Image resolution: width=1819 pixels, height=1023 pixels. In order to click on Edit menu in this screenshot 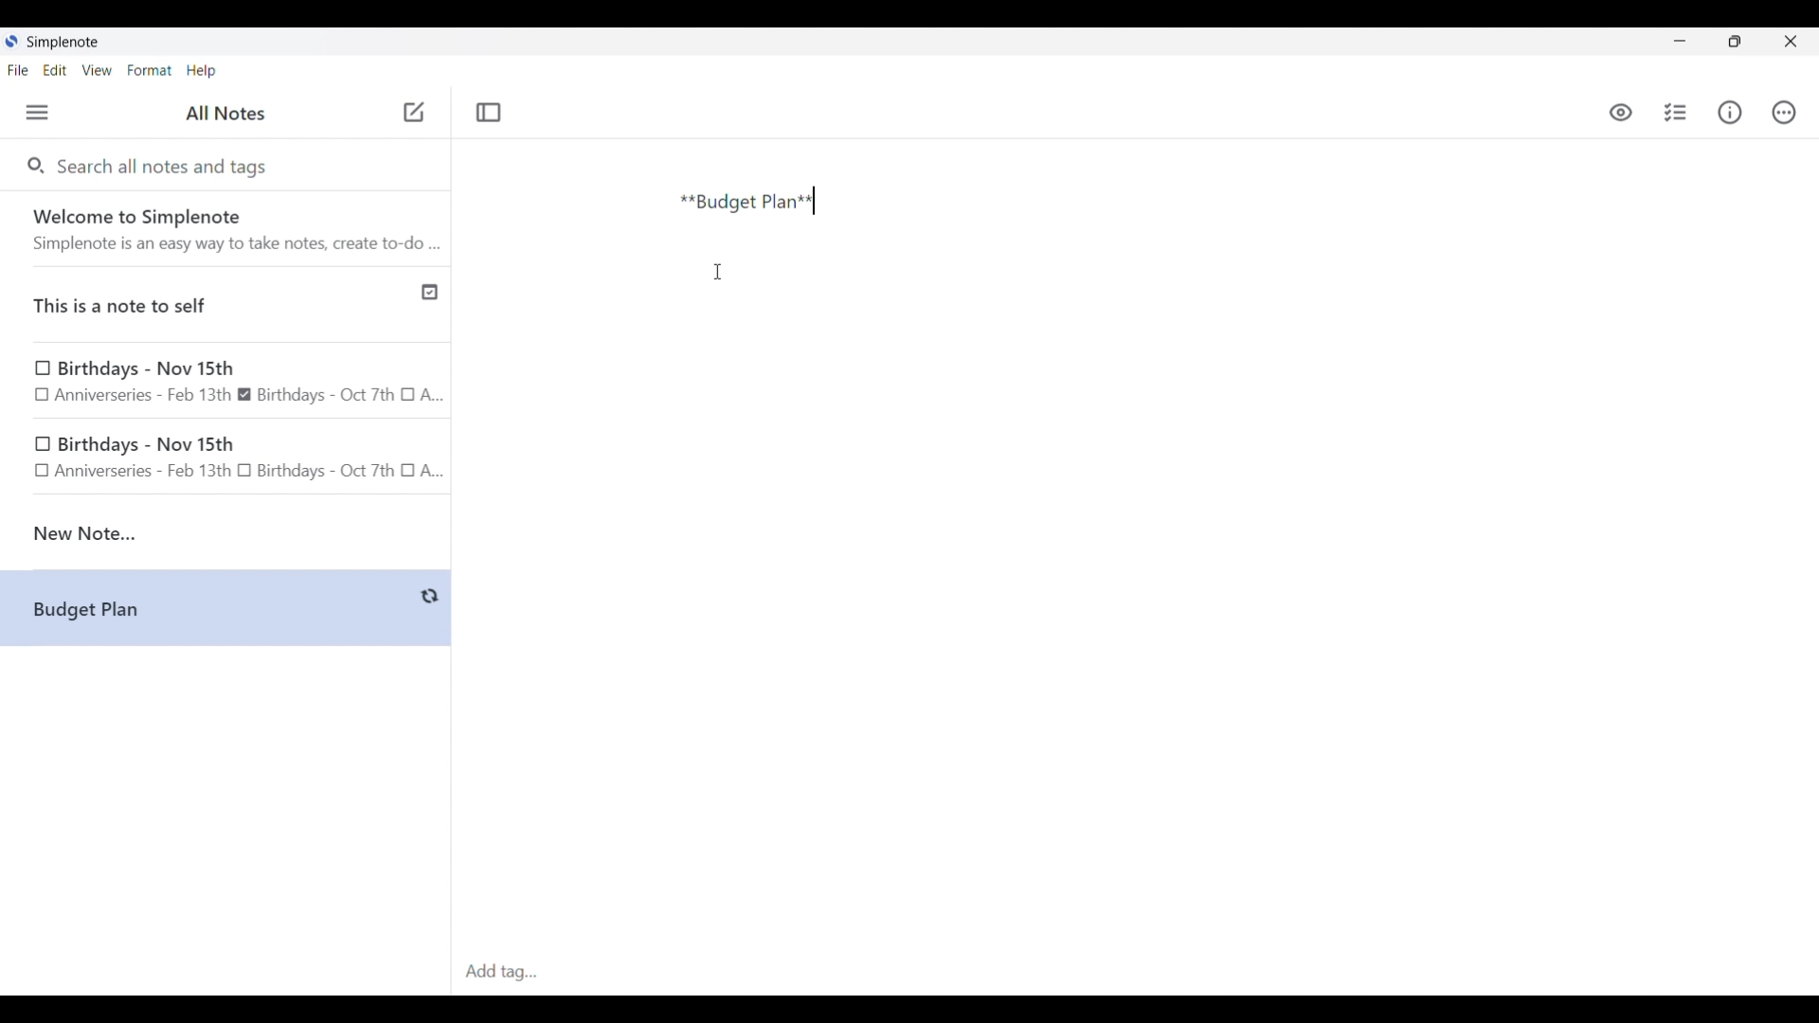, I will do `click(56, 69)`.